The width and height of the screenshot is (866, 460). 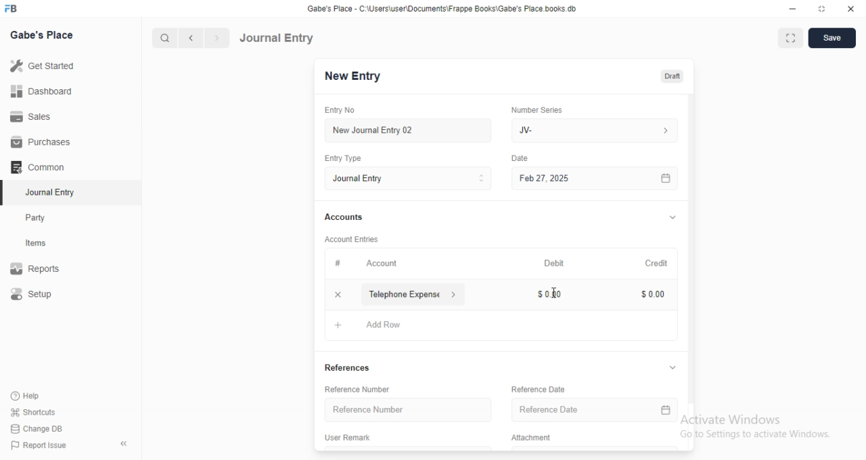 I want to click on Entry Type, so click(x=343, y=159).